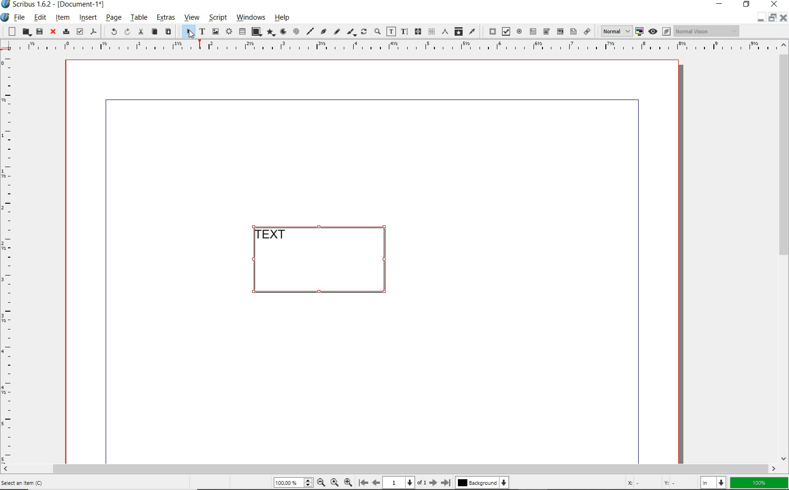 The image size is (789, 490). I want to click on Cursor Position, so click(190, 34).